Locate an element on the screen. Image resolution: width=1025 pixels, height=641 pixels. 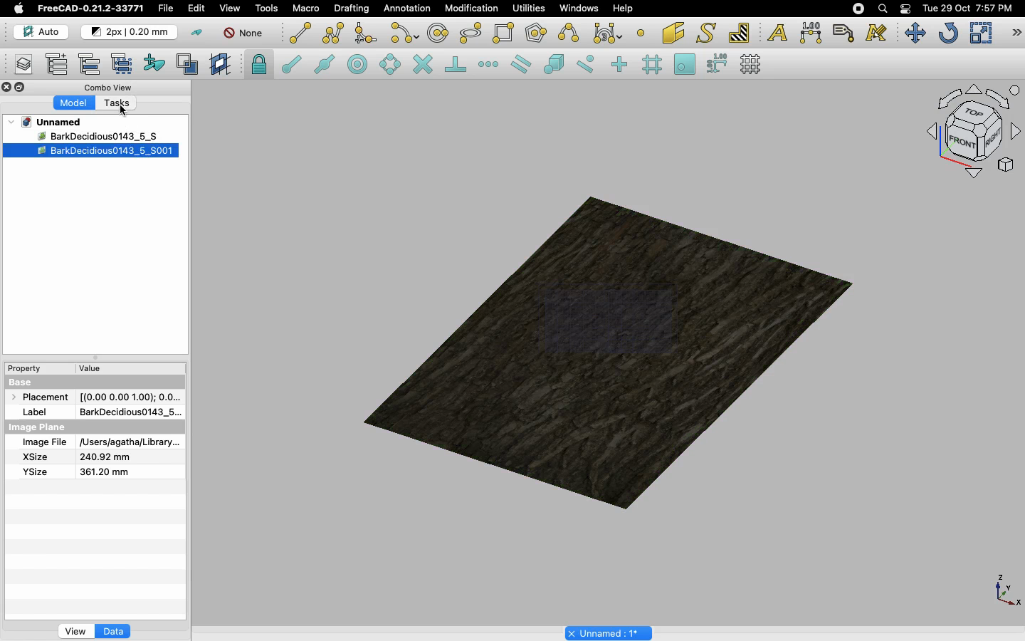
Model is located at coordinates (75, 103).